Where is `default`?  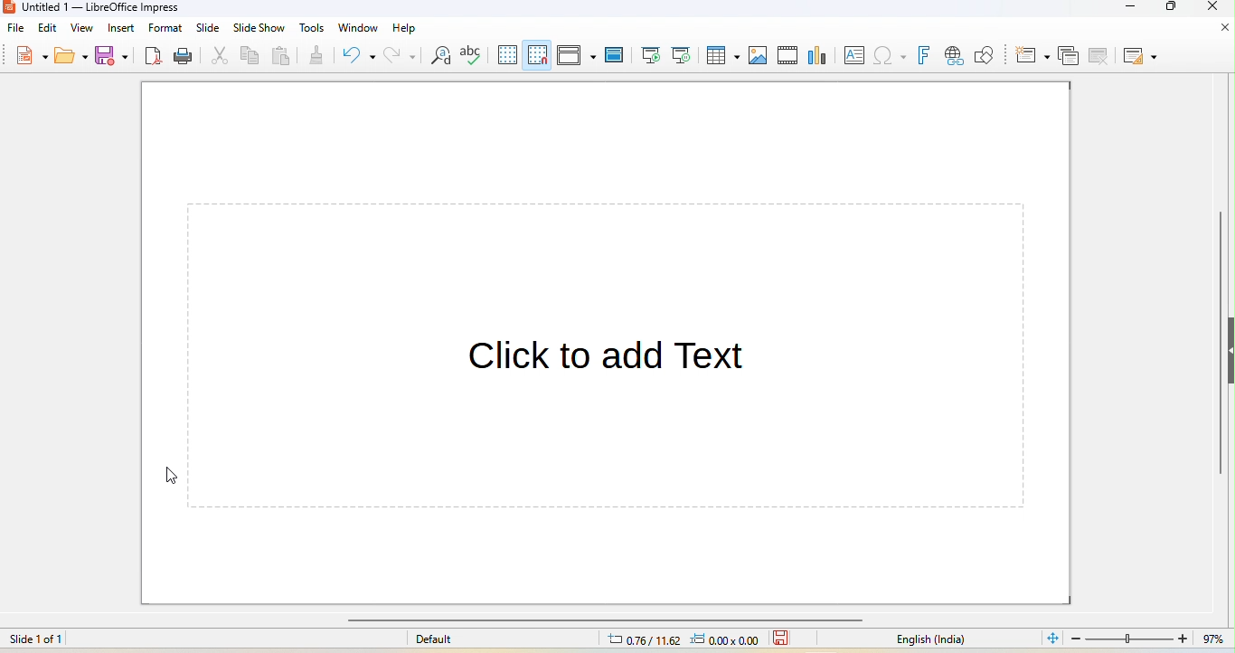 default is located at coordinates (434, 639).